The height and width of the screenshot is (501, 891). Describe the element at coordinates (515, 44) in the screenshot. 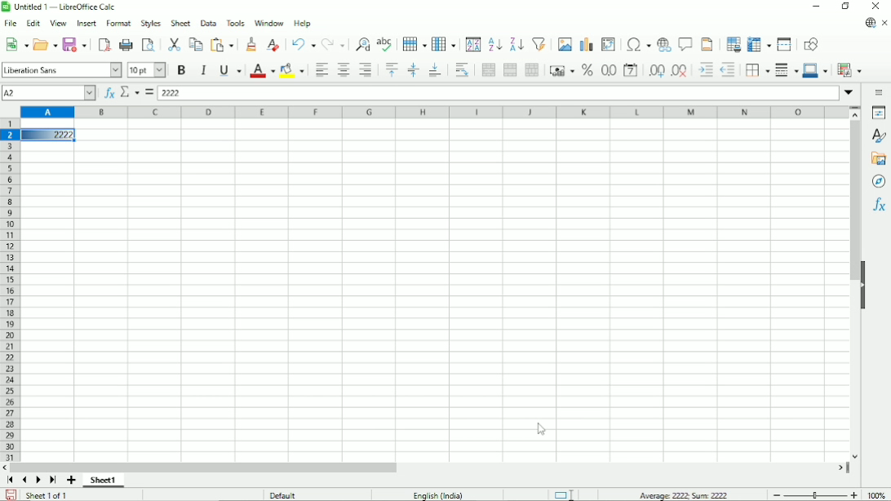

I see `Sort descending` at that location.